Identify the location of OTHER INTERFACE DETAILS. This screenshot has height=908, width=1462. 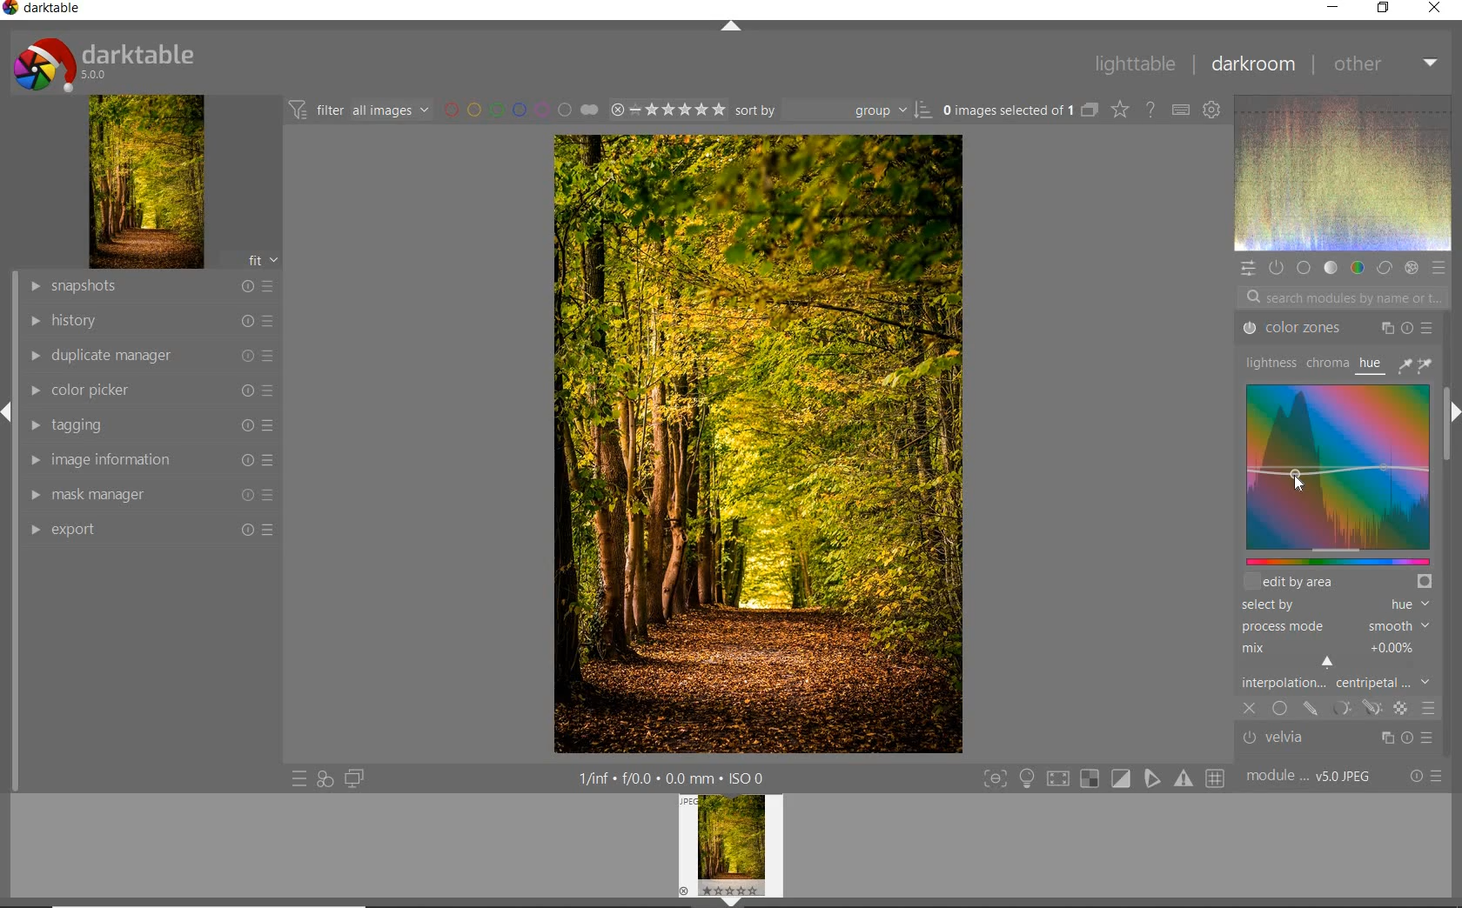
(671, 778).